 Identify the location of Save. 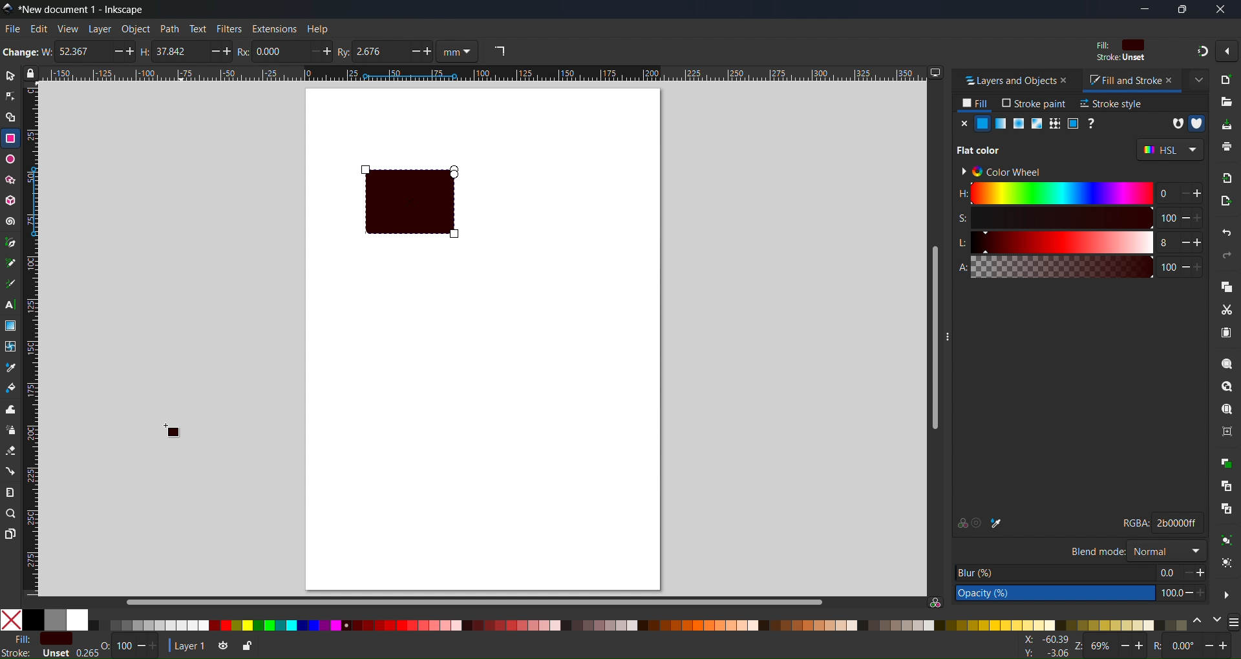
(1225, 124).